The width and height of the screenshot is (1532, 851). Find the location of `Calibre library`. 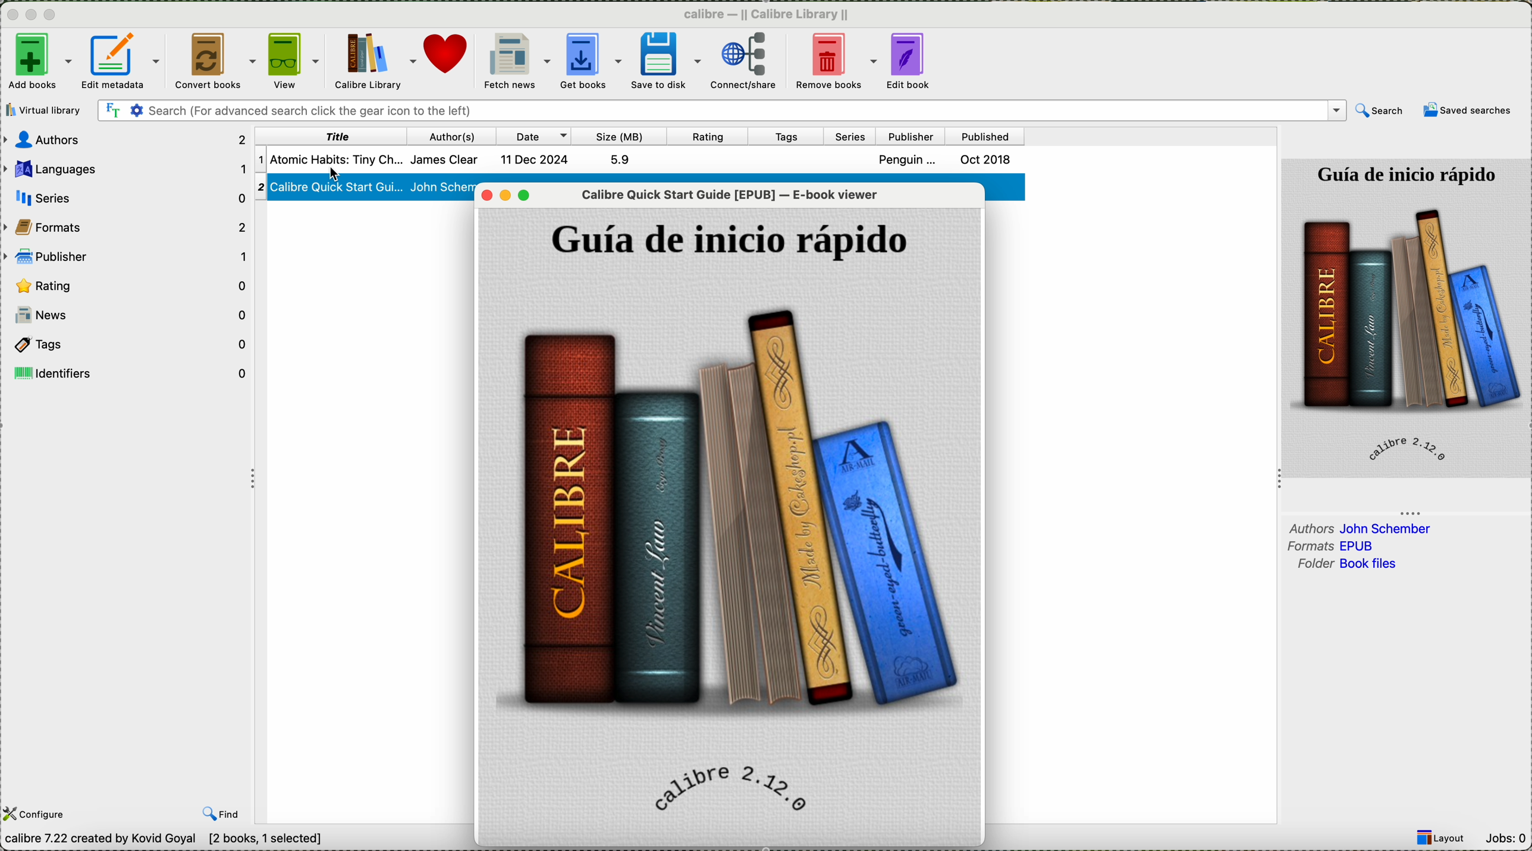

Calibre library is located at coordinates (376, 59).